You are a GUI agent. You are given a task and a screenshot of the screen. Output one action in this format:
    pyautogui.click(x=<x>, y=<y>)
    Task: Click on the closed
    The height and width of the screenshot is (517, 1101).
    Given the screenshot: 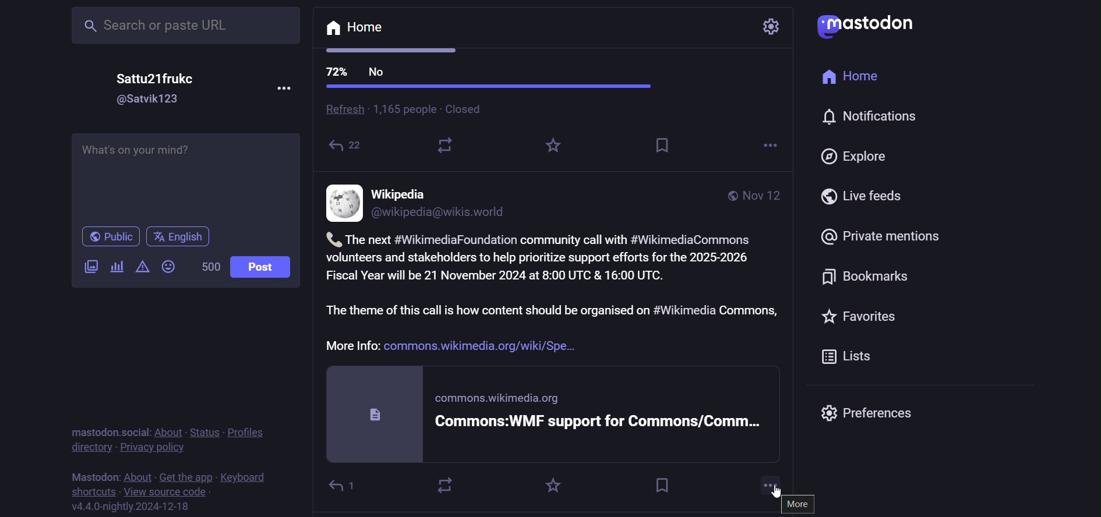 What is the action you would take?
    pyautogui.click(x=470, y=109)
    